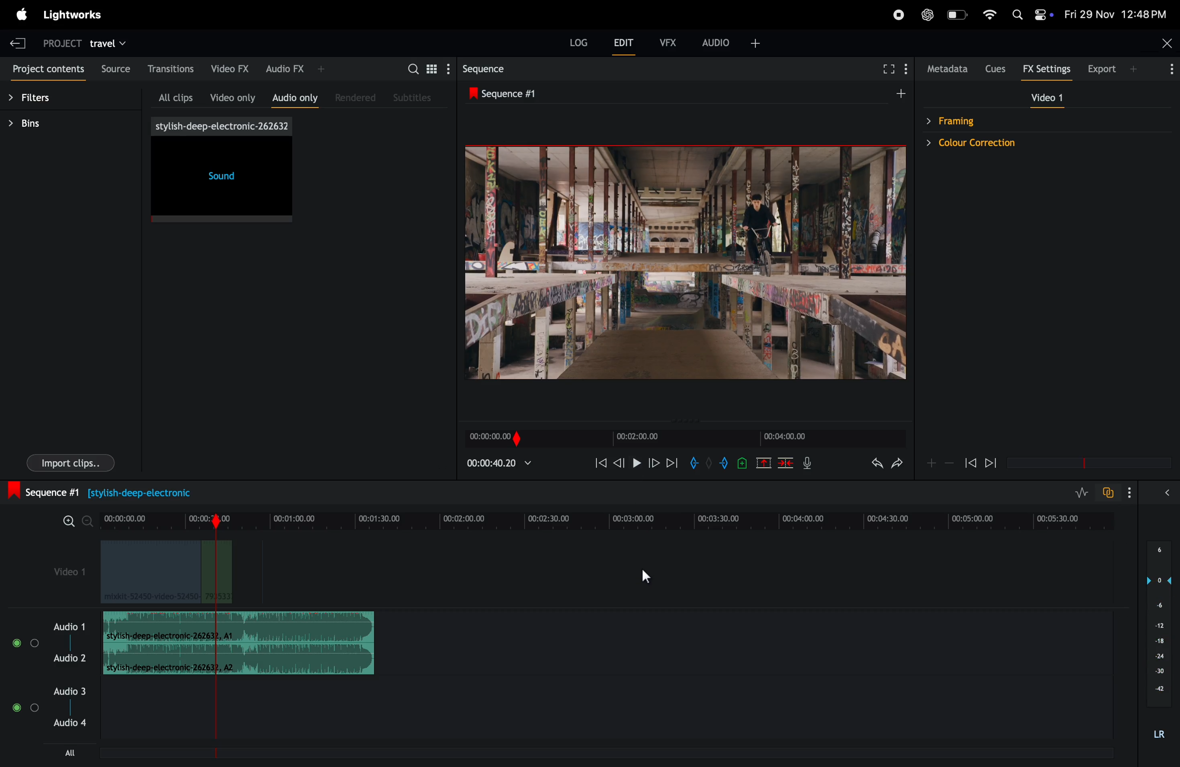 The height and width of the screenshot is (767, 1180). I want to click on sound effect, so click(224, 170).